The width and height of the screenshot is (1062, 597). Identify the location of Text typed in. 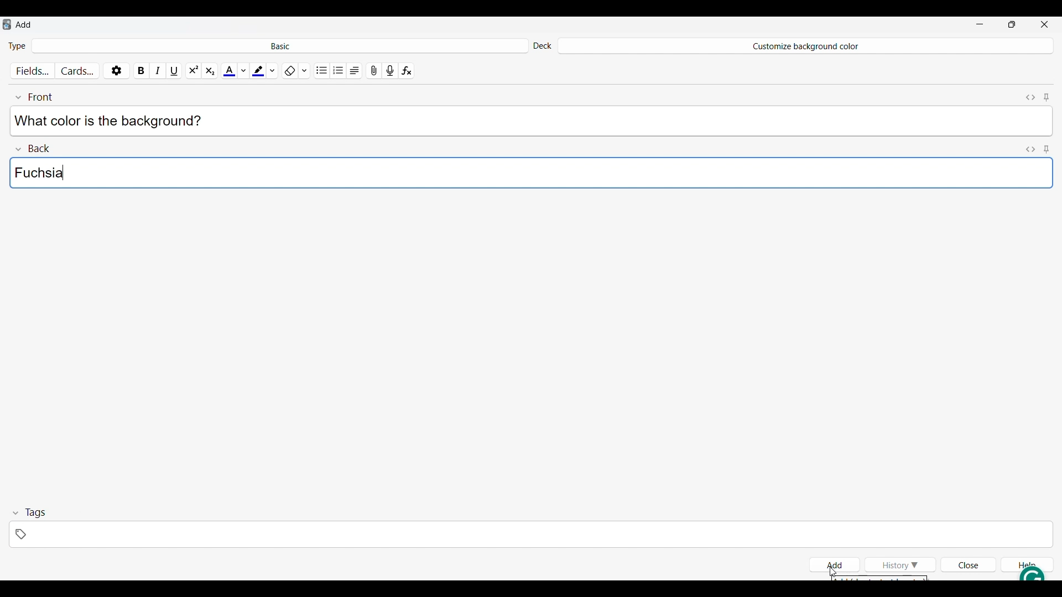
(113, 121).